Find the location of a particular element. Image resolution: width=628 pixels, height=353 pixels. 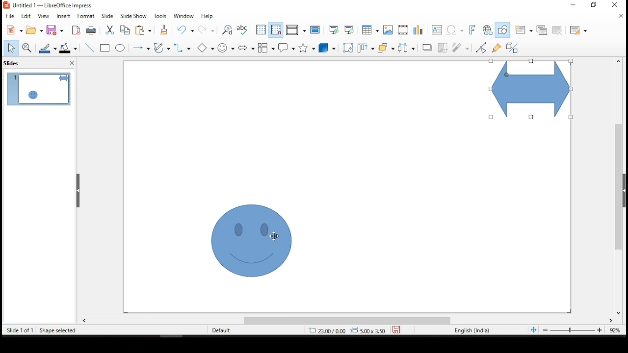

toggle extrusion is located at coordinates (512, 49).